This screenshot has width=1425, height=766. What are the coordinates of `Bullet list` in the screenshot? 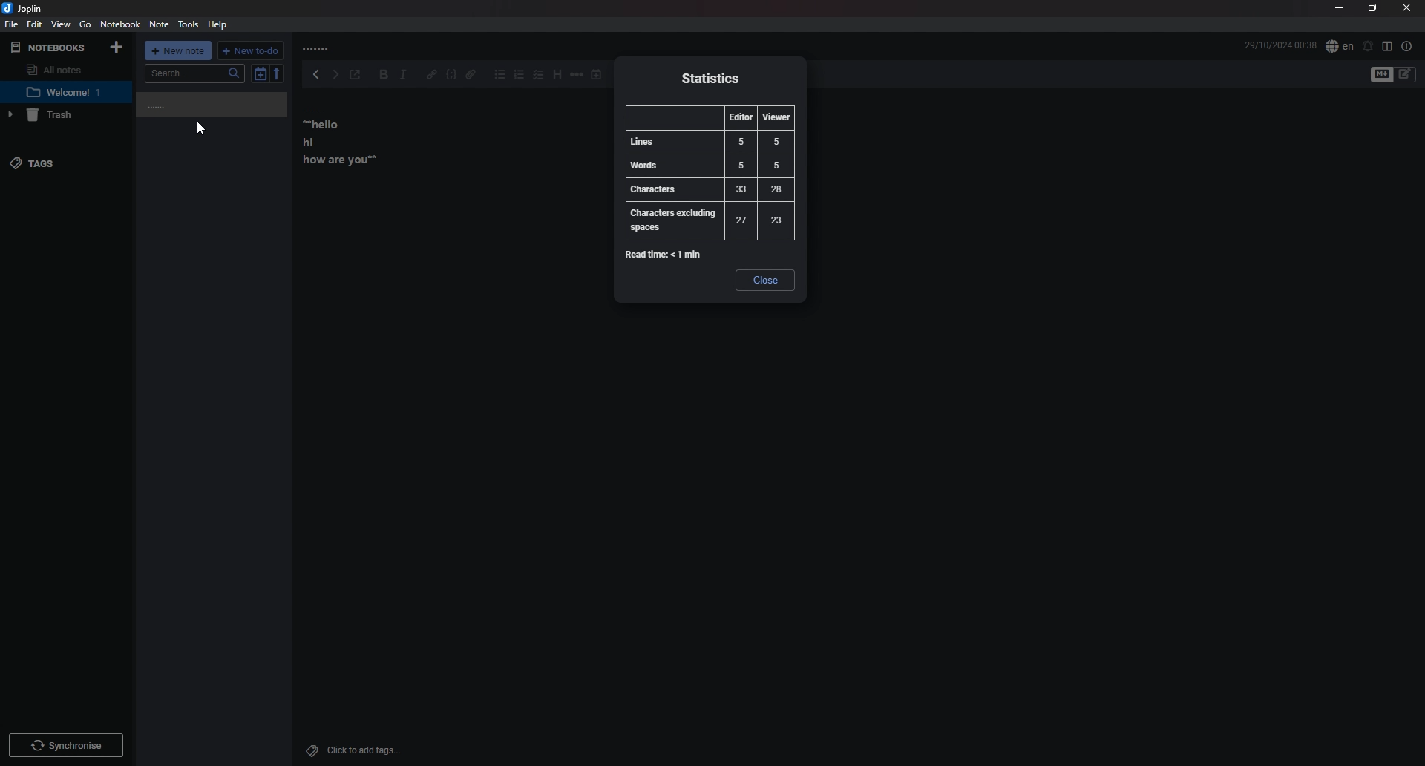 It's located at (500, 75).